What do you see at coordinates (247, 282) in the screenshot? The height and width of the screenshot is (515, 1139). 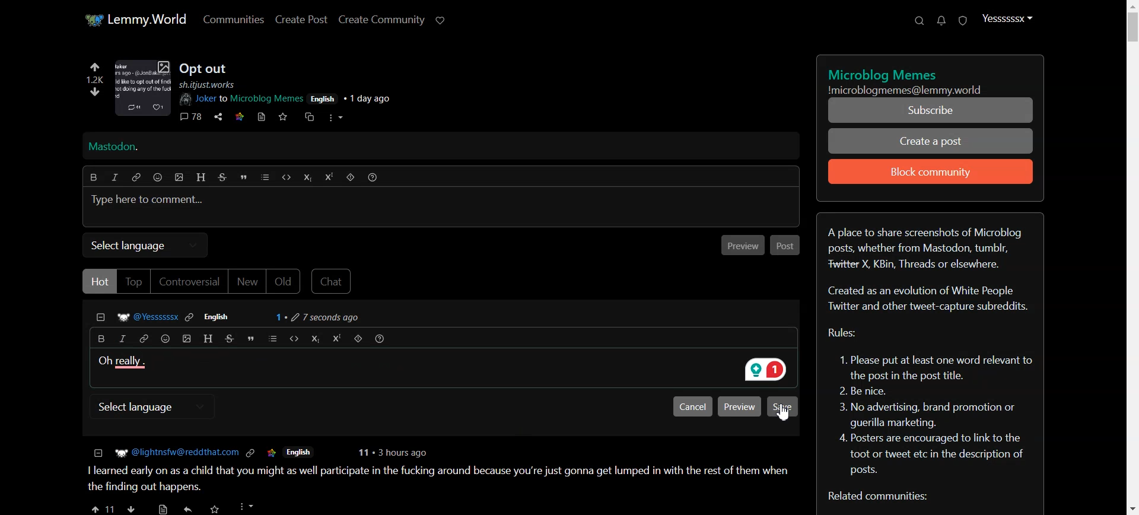 I see `New` at bounding box center [247, 282].